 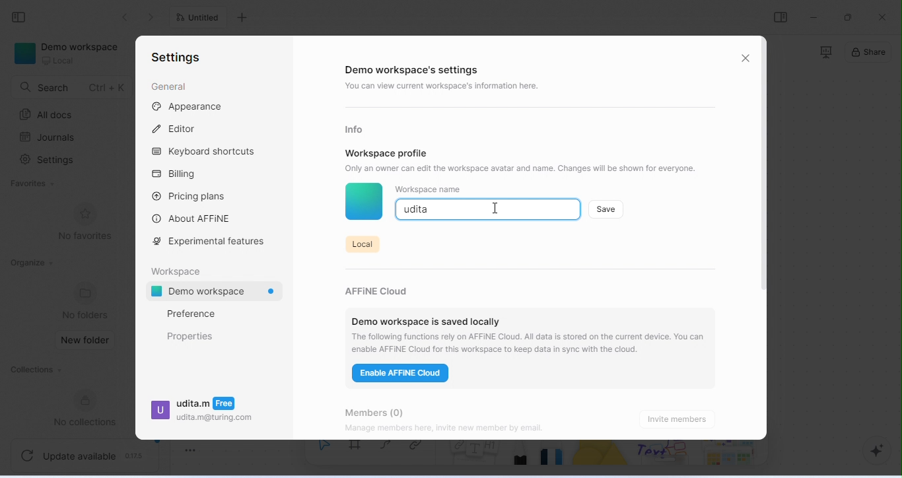 I want to click on you can view current workspace's information here, so click(x=445, y=87).